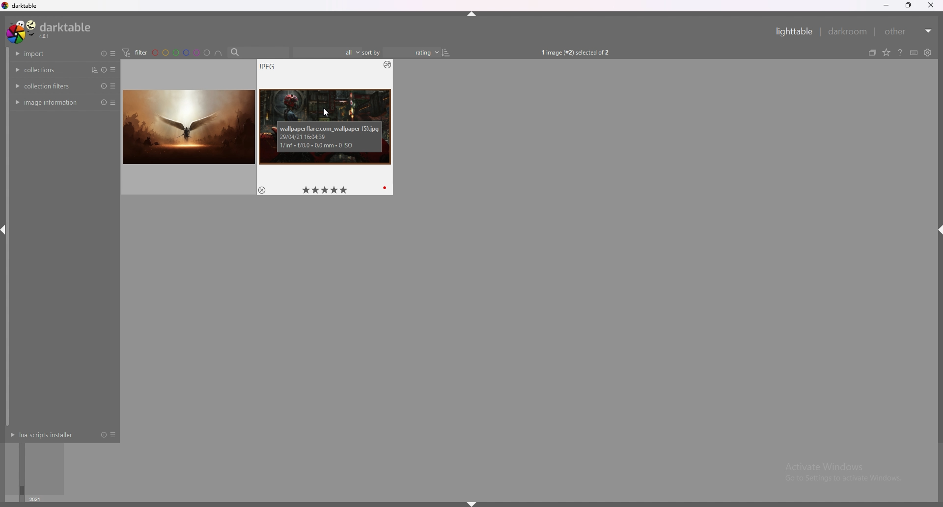  I want to click on filter, so click(135, 52).